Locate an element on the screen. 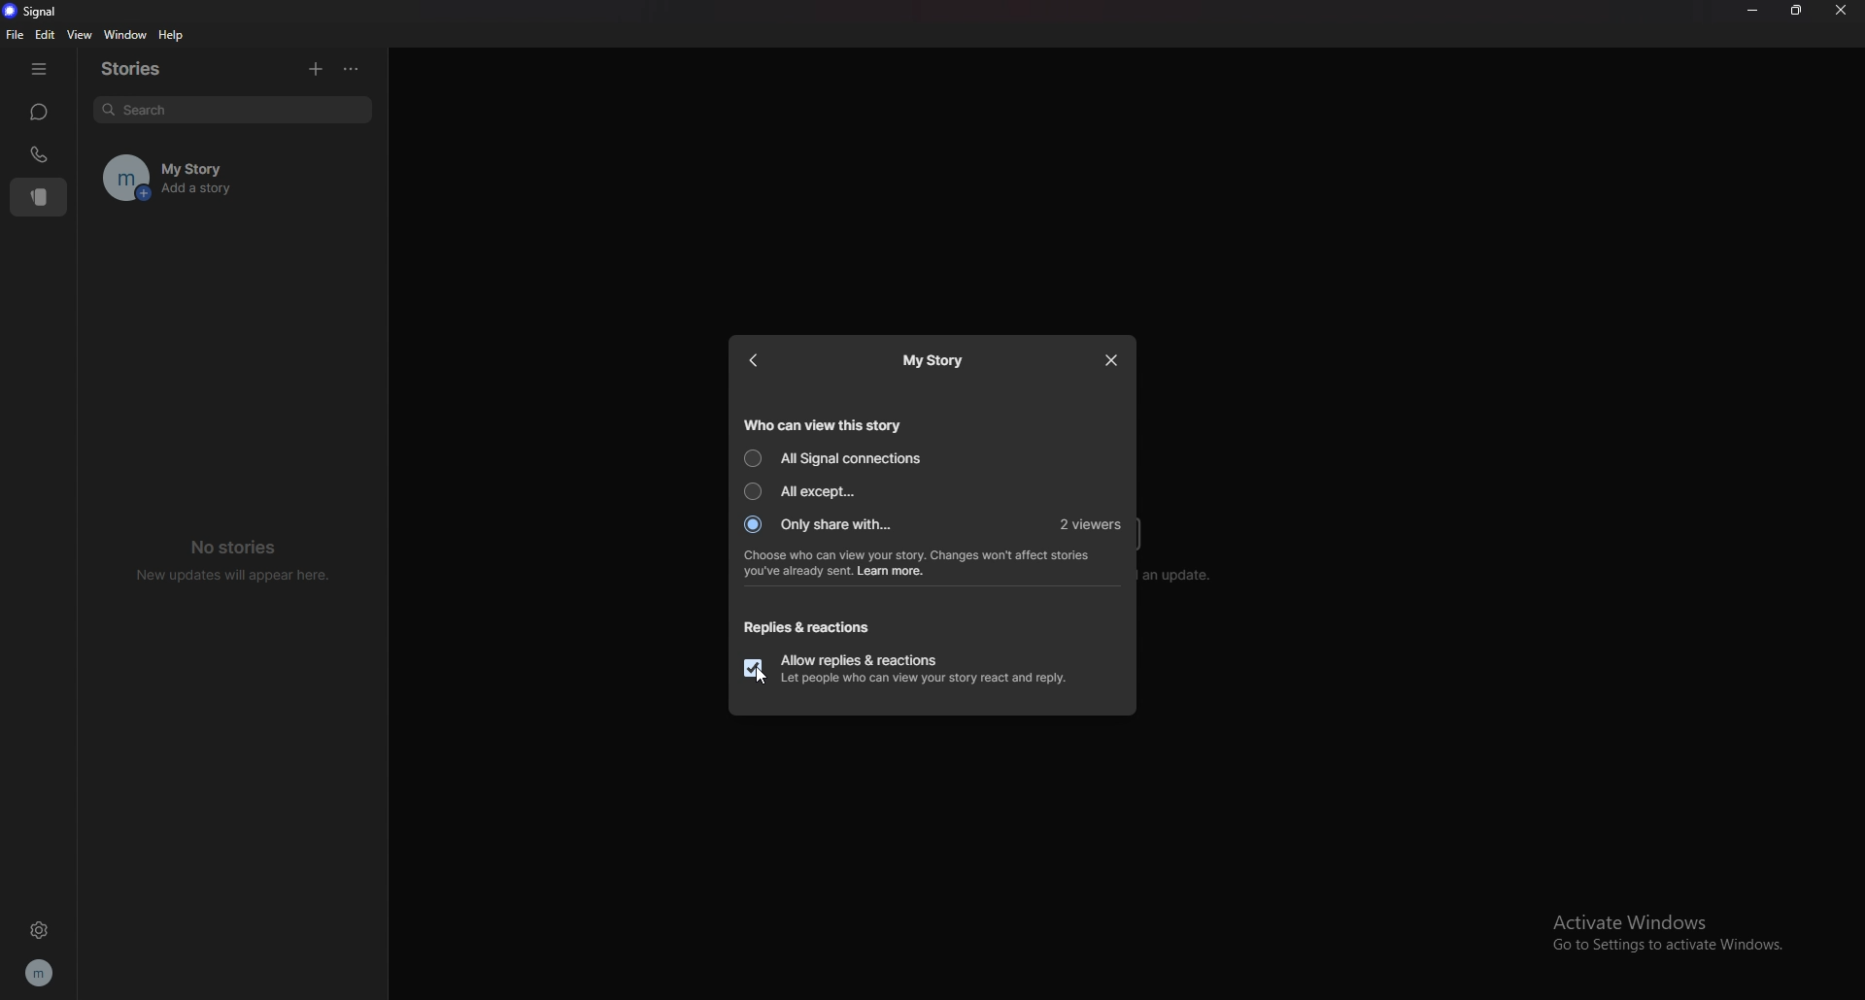 The height and width of the screenshot is (1000, 1865). replies and reactions is located at coordinates (805, 628).